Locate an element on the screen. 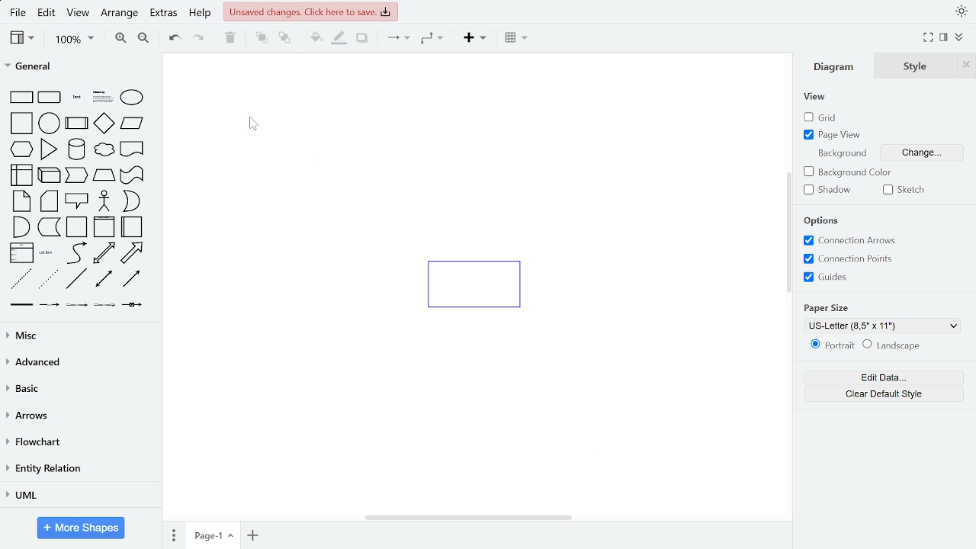 Image resolution: width=976 pixels, height=549 pixels. horizontal scrollbar is located at coordinates (470, 518).